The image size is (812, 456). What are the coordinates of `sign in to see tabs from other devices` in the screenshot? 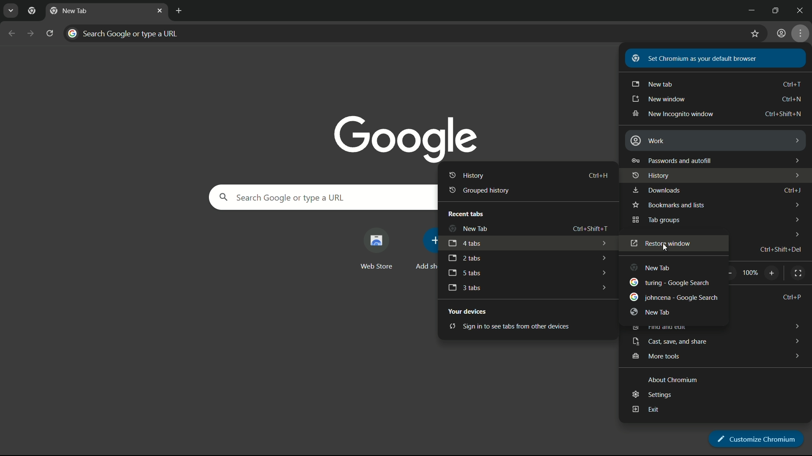 It's located at (505, 326).